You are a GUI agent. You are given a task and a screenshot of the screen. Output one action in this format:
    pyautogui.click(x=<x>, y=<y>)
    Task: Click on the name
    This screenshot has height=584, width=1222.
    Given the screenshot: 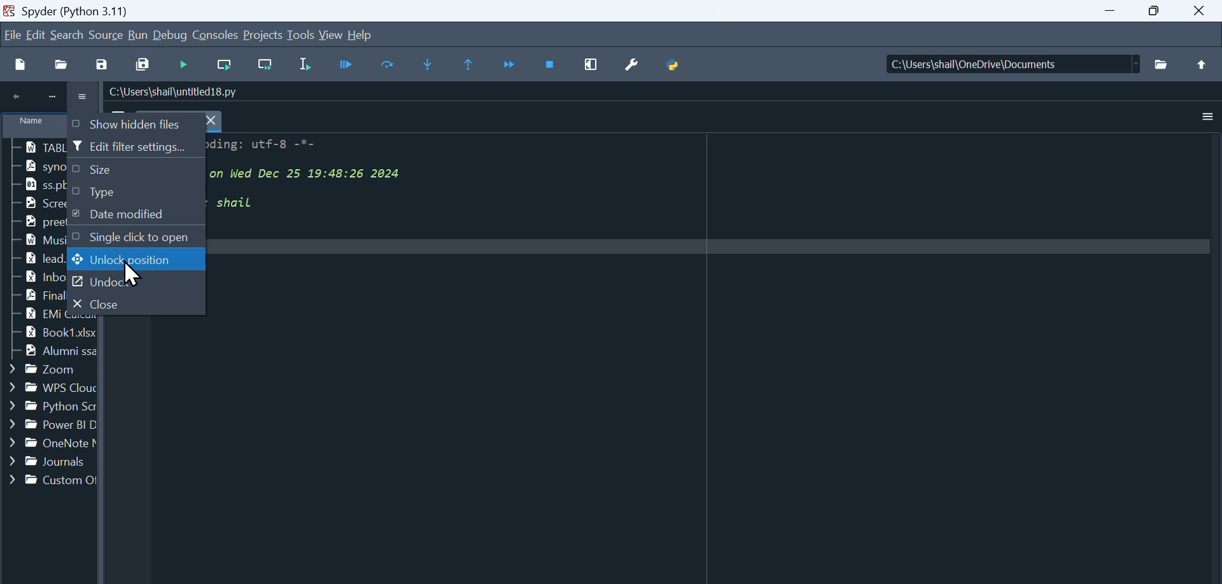 What is the action you would take?
    pyautogui.click(x=31, y=127)
    